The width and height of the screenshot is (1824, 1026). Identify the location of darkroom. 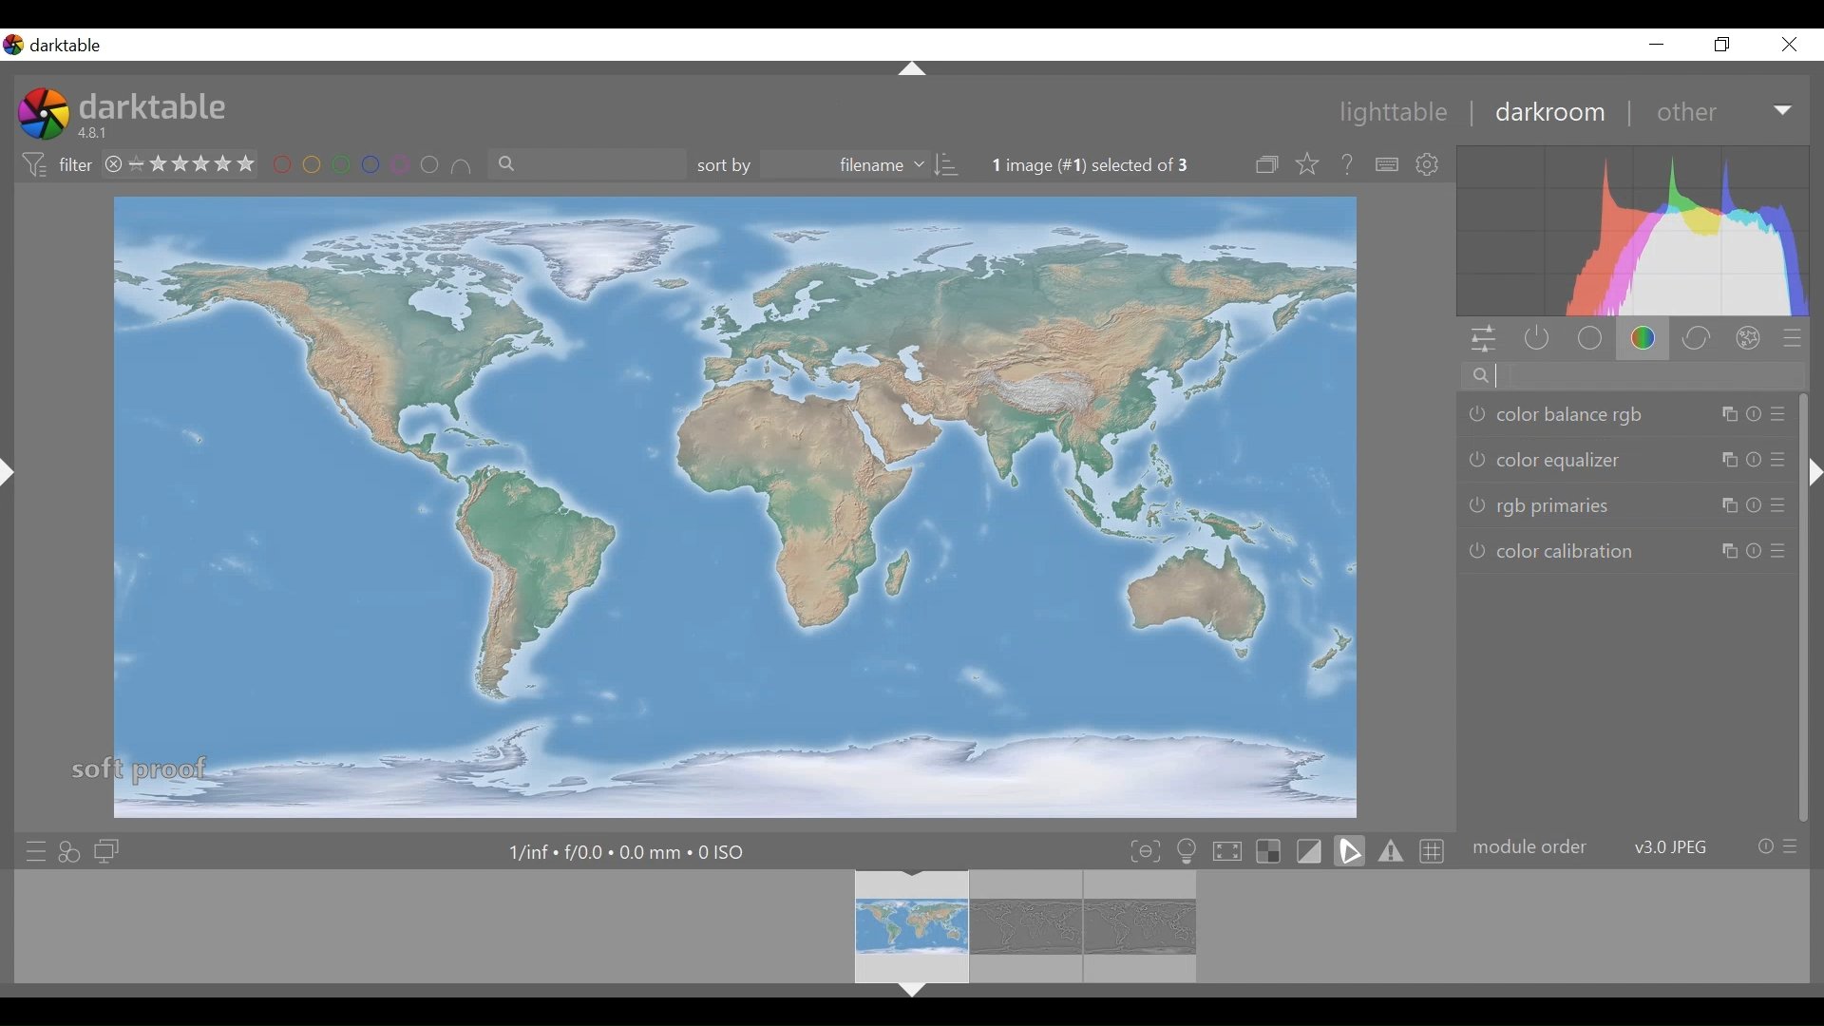
(1551, 114).